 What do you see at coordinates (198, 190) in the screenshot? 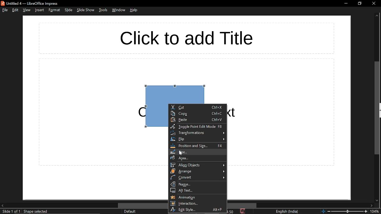
I see `alt text` at bounding box center [198, 190].